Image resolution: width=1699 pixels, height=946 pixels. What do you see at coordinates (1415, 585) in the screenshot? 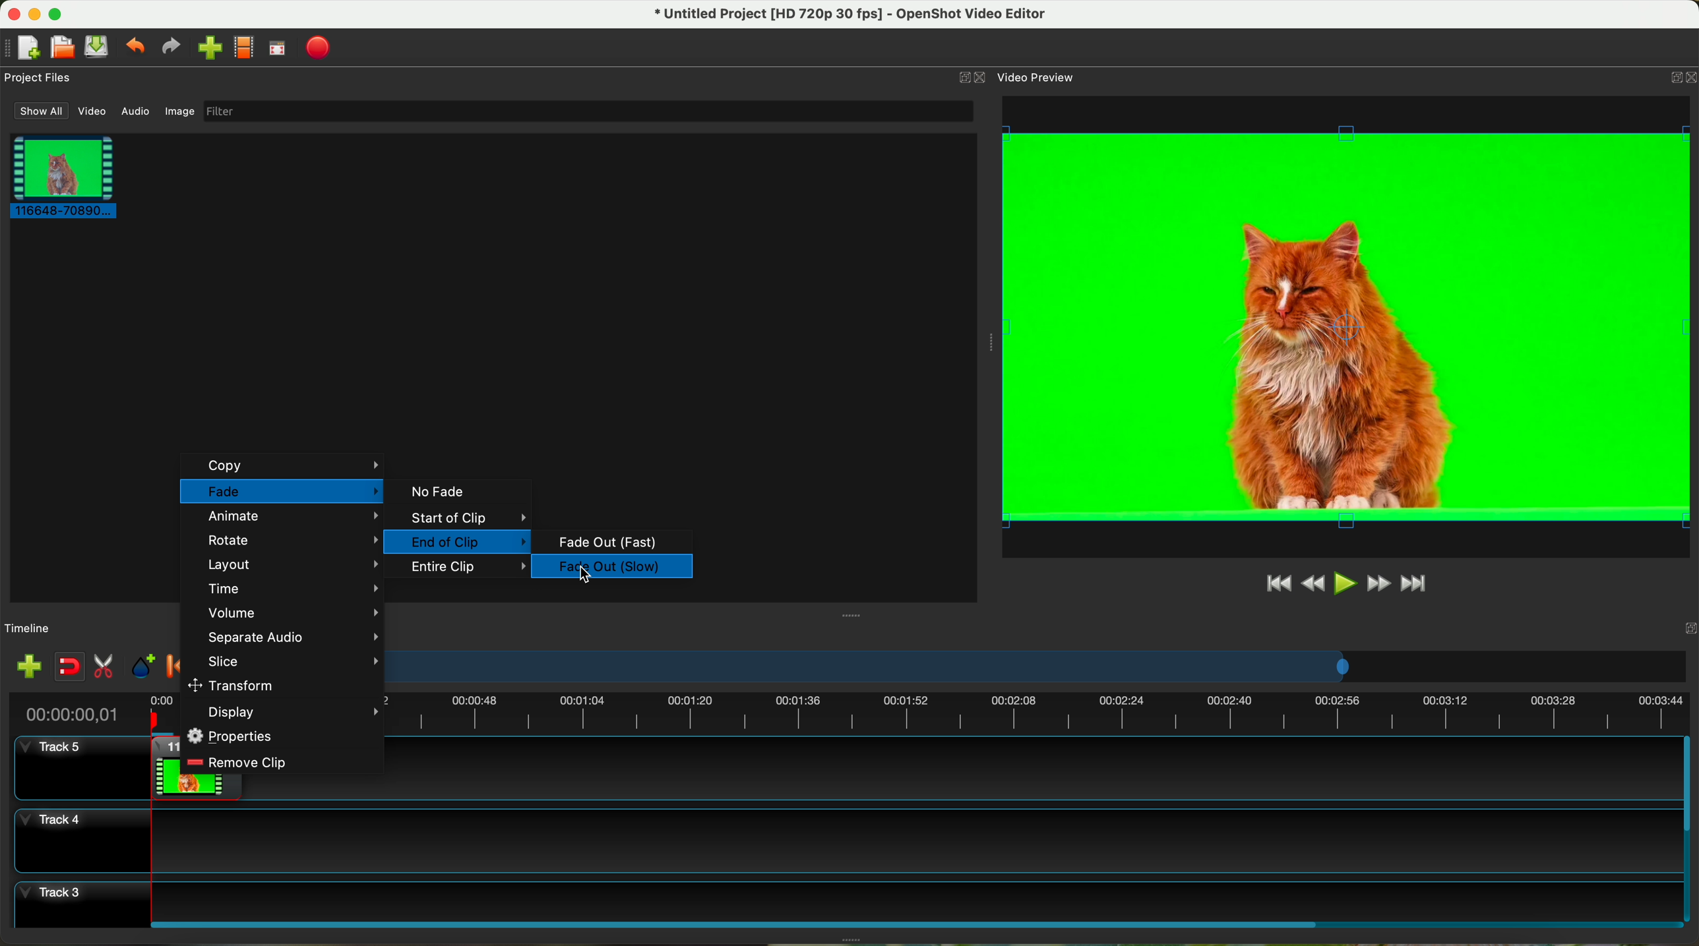
I see `jump to end` at bounding box center [1415, 585].